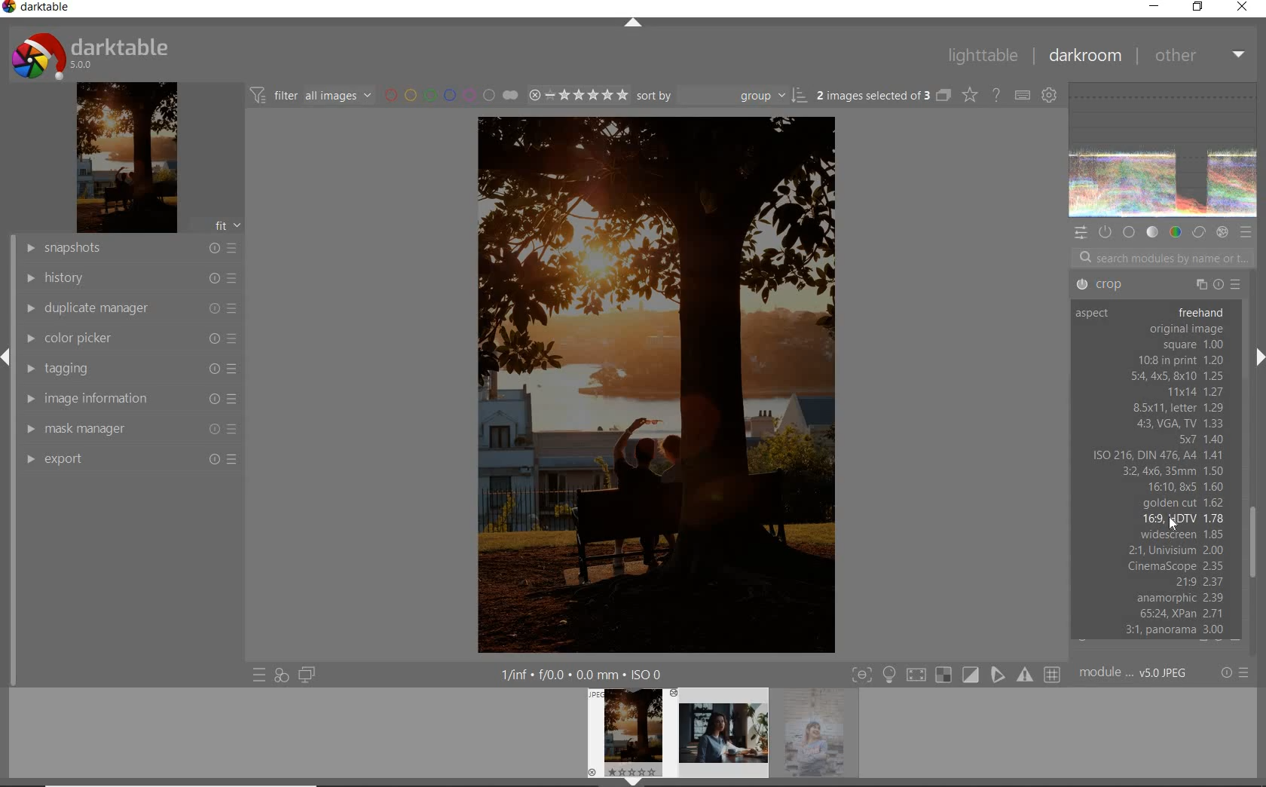 Image resolution: width=1266 pixels, height=787 pixels. I want to click on 16:9, HDTV 1.78, so click(1182, 519).